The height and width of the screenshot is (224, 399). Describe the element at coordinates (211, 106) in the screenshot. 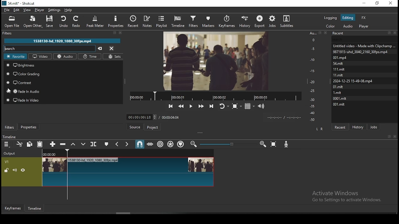

I see `skip to the next point` at that location.